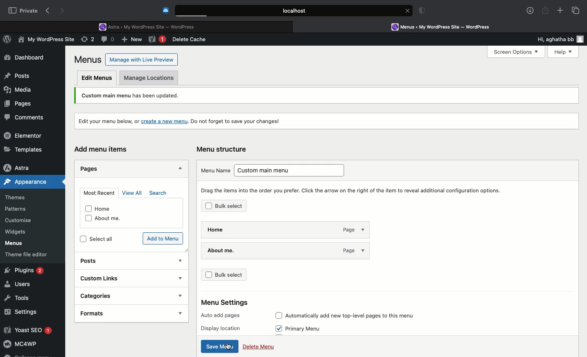 The image size is (587, 357). What do you see at coordinates (20, 222) in the screenshot?
I see `Customize` at bounding box center [20, 222].